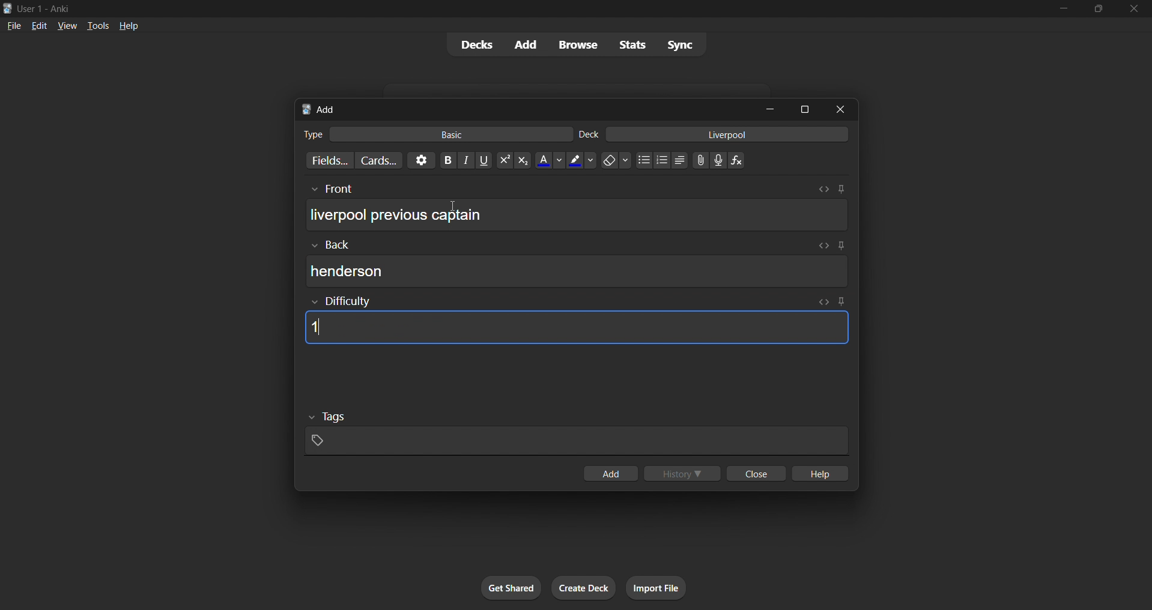 This screenshot has width=1152, height=610. I want to click on file, so click(11, 25).